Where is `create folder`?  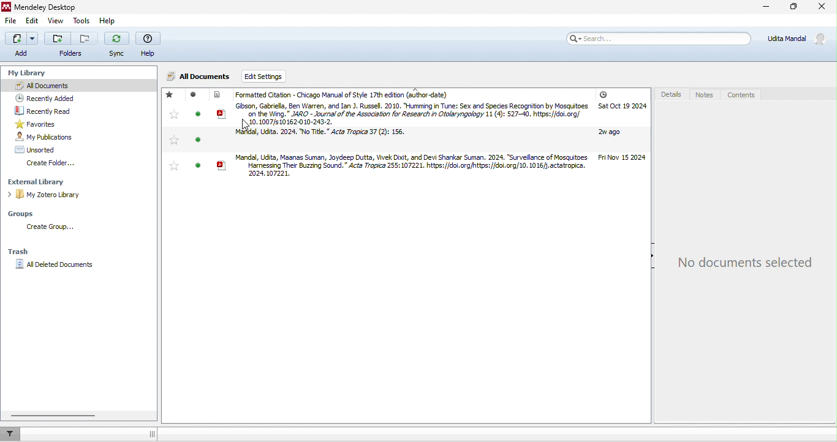 create folder is located at coordinates (52, 165).